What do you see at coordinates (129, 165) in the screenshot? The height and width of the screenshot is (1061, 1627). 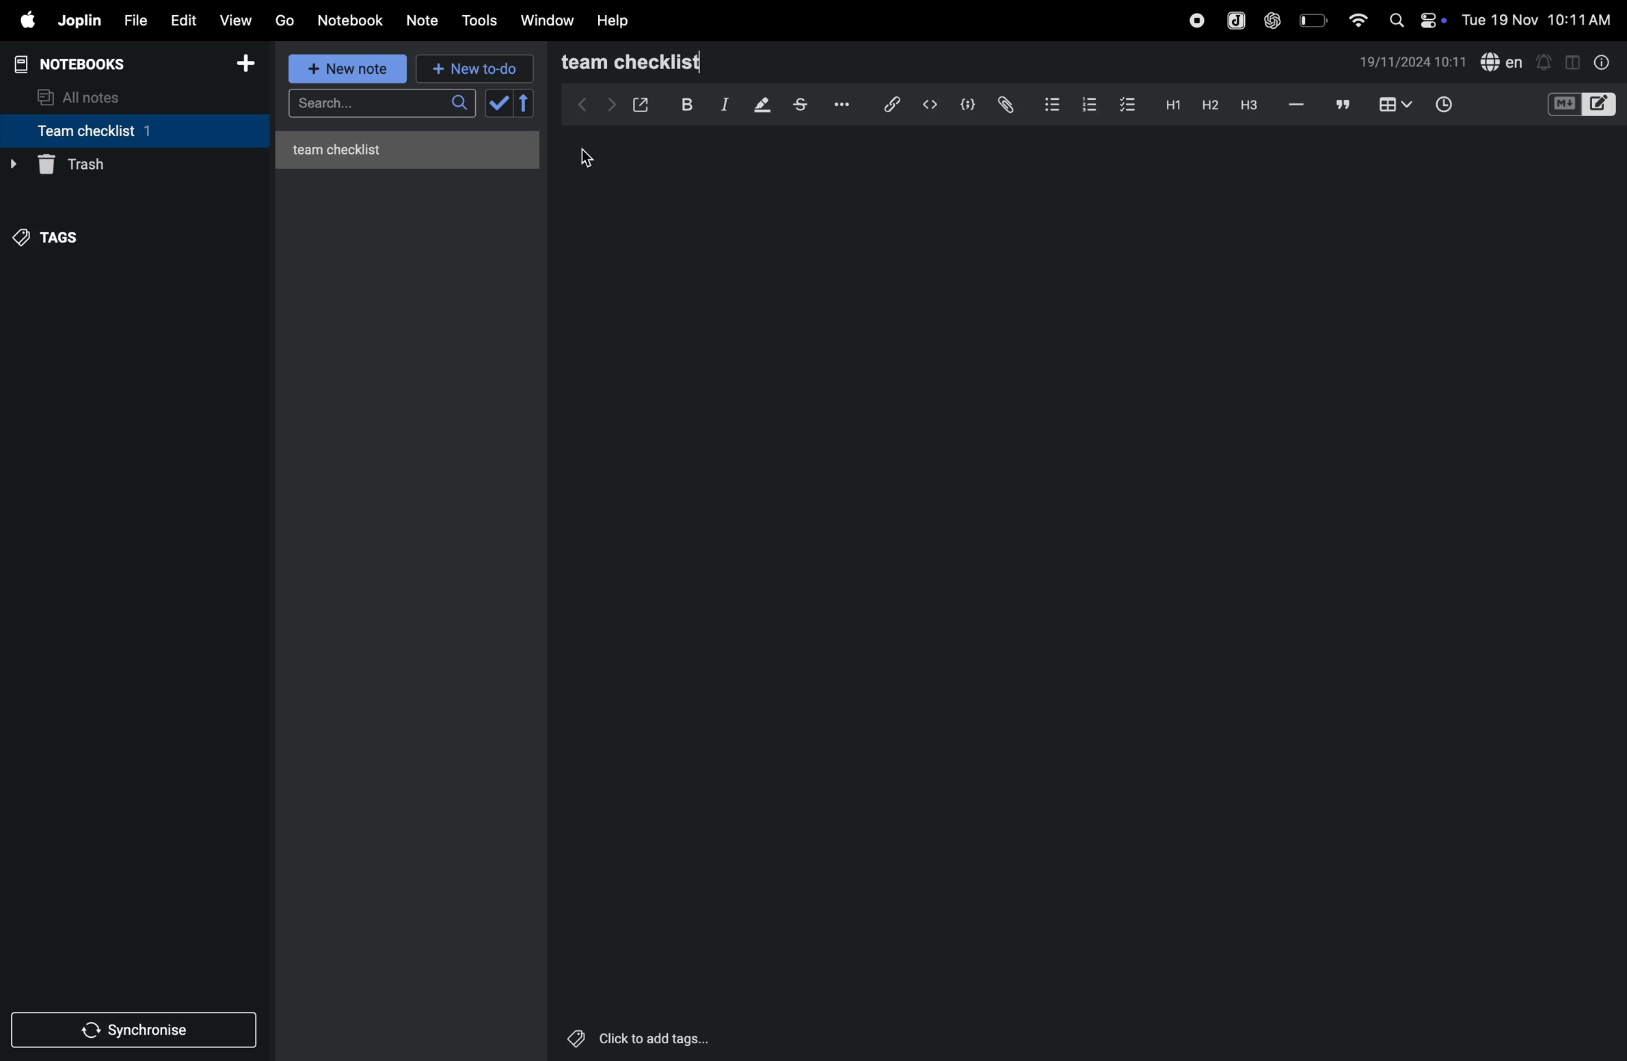 I see `trash` at bounding box center [129, 165].